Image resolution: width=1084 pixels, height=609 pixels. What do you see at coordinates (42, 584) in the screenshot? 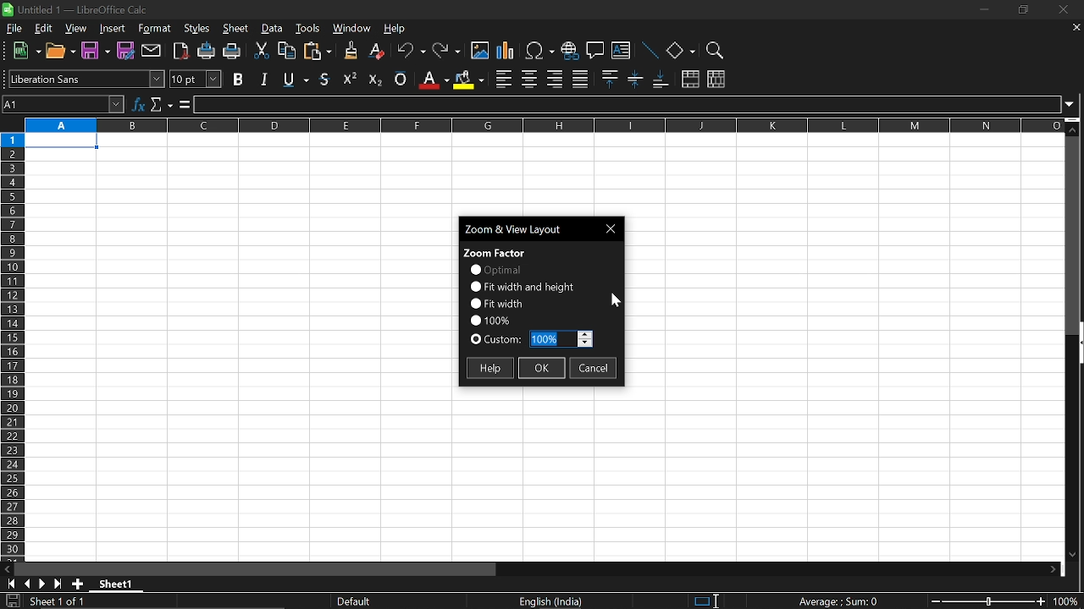
I see `next page` at bounding box center [42, 584].